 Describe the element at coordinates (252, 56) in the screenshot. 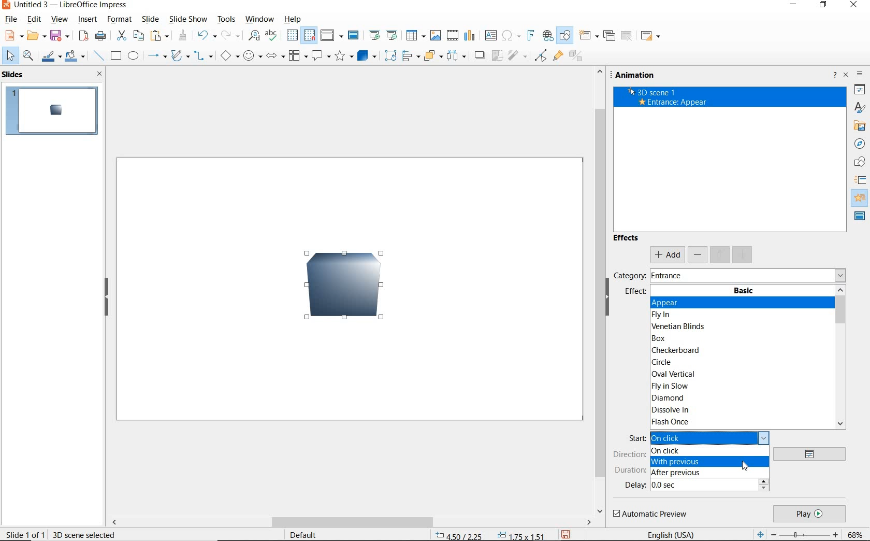

I see `symbol shapes` at that location.